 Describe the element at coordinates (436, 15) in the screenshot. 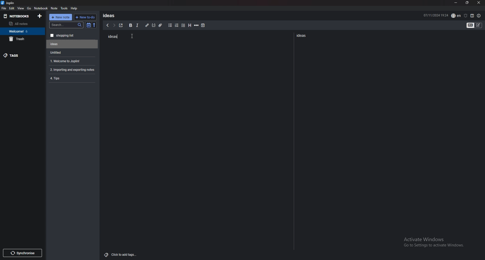

I see `07/11/2024 19:24` at that location.